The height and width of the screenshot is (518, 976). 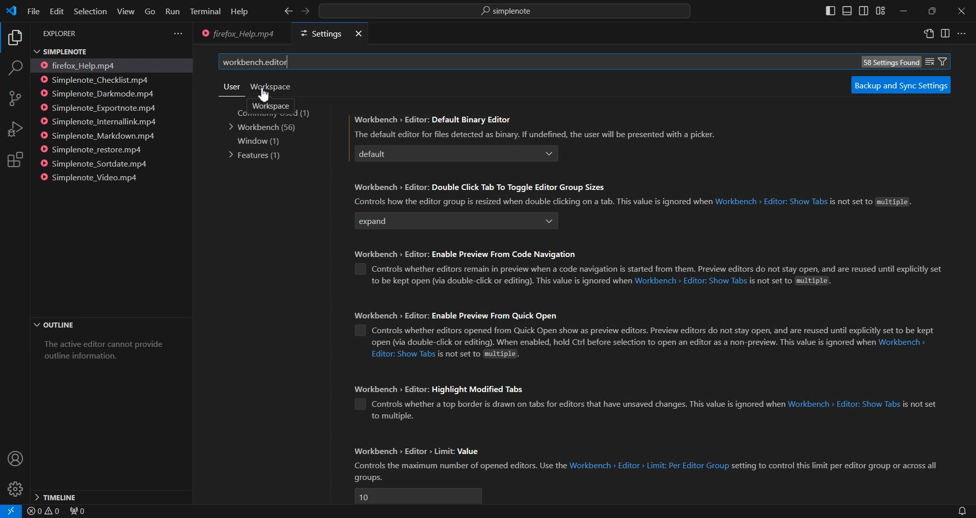 I want to click on open (via double-click or editing). When enabled, hold Ctrl before selection to open an editor as a non-preview. This value is ignored when, so click(x=622, y=343).